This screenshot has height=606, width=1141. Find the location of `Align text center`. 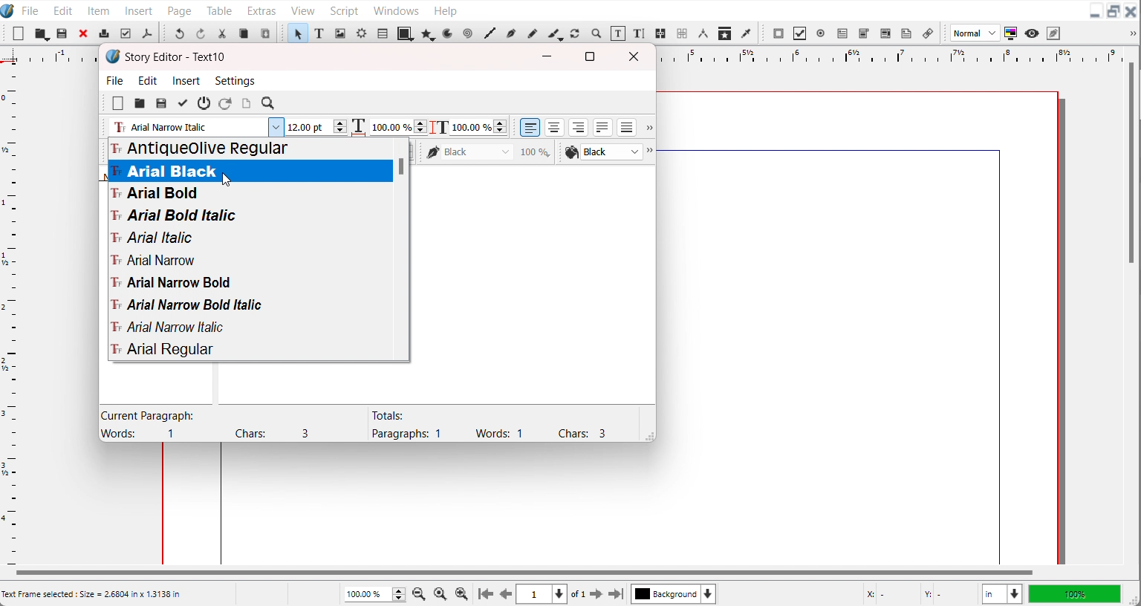

Align text center is located at coordinates (555, 127).